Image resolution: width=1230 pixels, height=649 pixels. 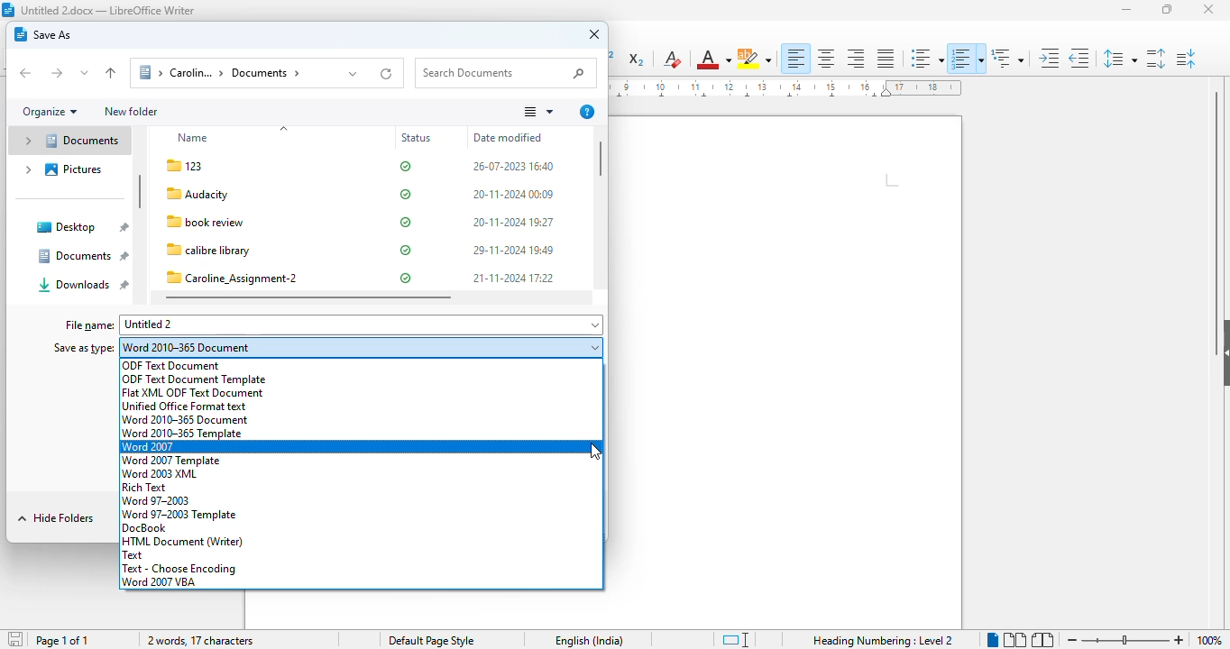 I want to click on recent locations, so click(x=85, y=73).